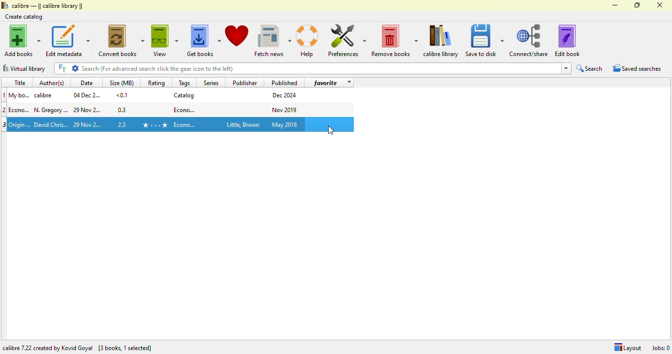 This screenshot has height=354, width=672. I want to click on tag, so click(185, 109).